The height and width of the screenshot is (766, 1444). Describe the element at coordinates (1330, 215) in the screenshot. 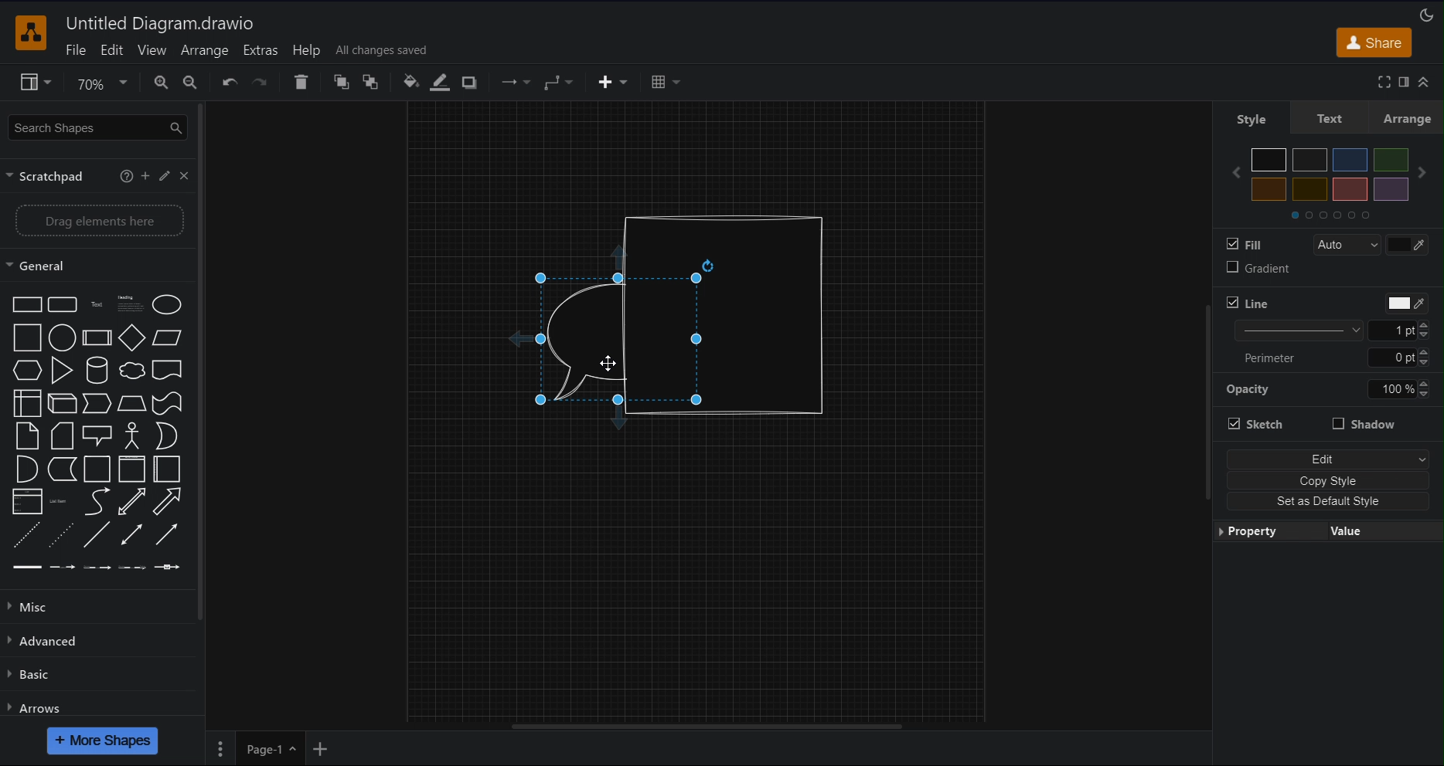

I see `Color sets` at that location.